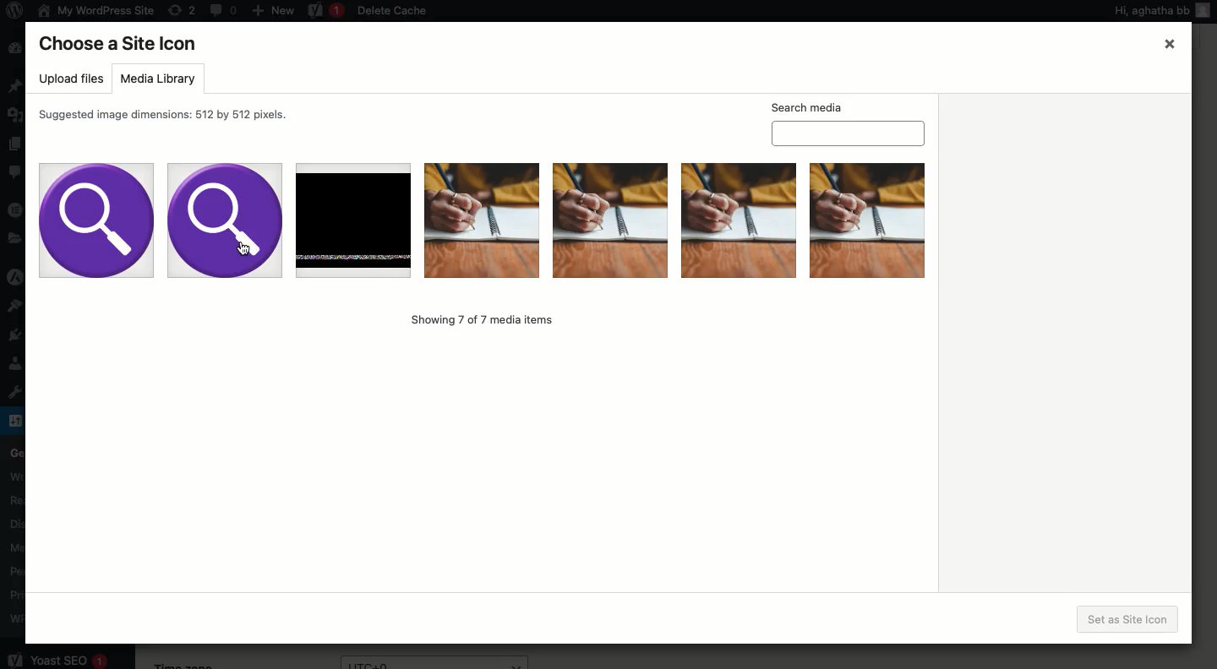 Image resolution: width=1217 pixels, height=669 pixels. I want to click on Showing 7 of 7 media items, so click(482, 318).